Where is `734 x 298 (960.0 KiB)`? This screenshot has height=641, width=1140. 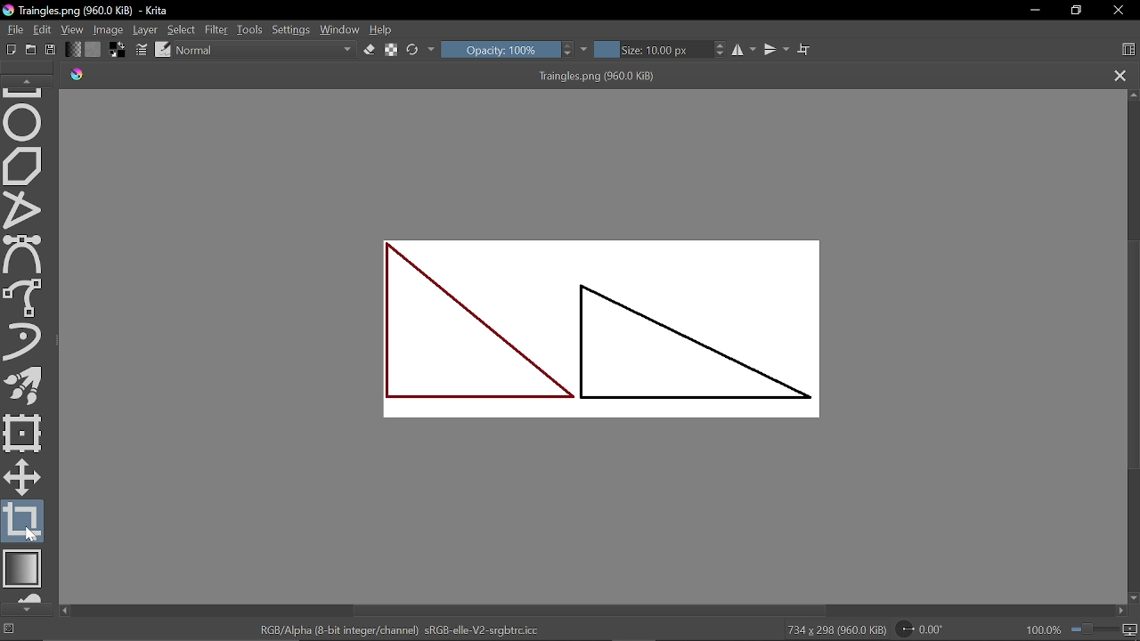
734 x 298 (960.0 KiB) is located at coordinates (835, 630).